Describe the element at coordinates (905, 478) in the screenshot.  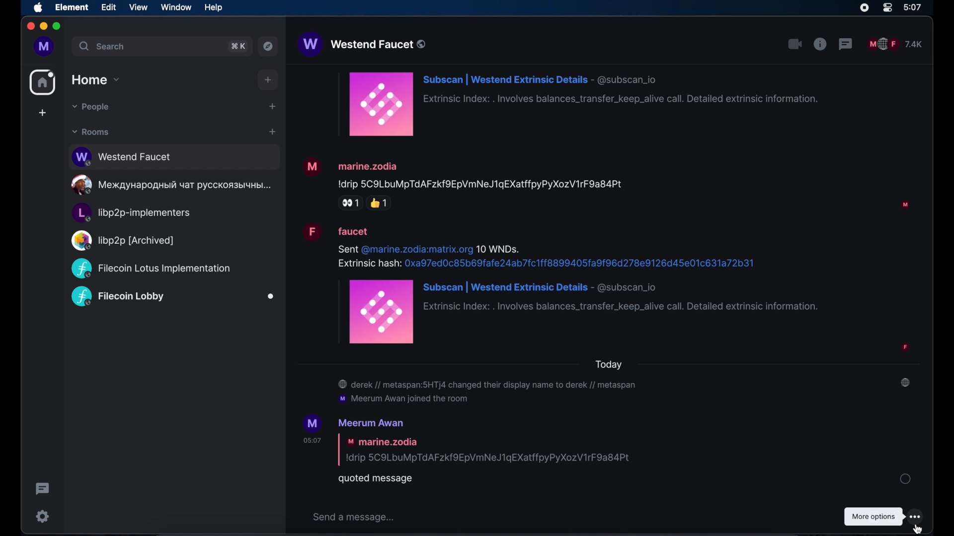
I see `message sent` at that location.